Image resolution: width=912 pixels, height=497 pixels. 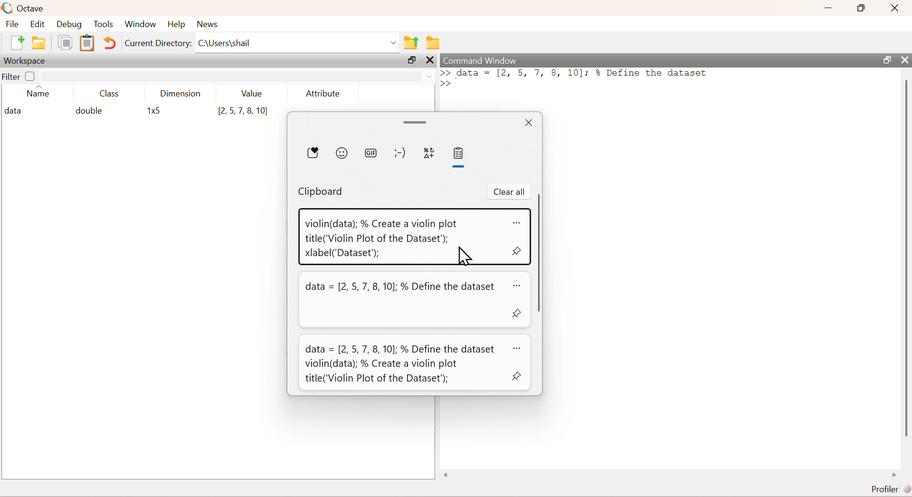 What do you see at coordinates (104, 24) in the screenshot?
I see `tools` at bounding box center [104, 24].